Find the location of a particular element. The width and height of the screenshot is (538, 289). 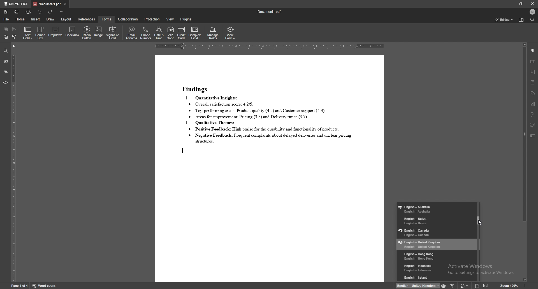

word count is located at coordinates (45, 286).